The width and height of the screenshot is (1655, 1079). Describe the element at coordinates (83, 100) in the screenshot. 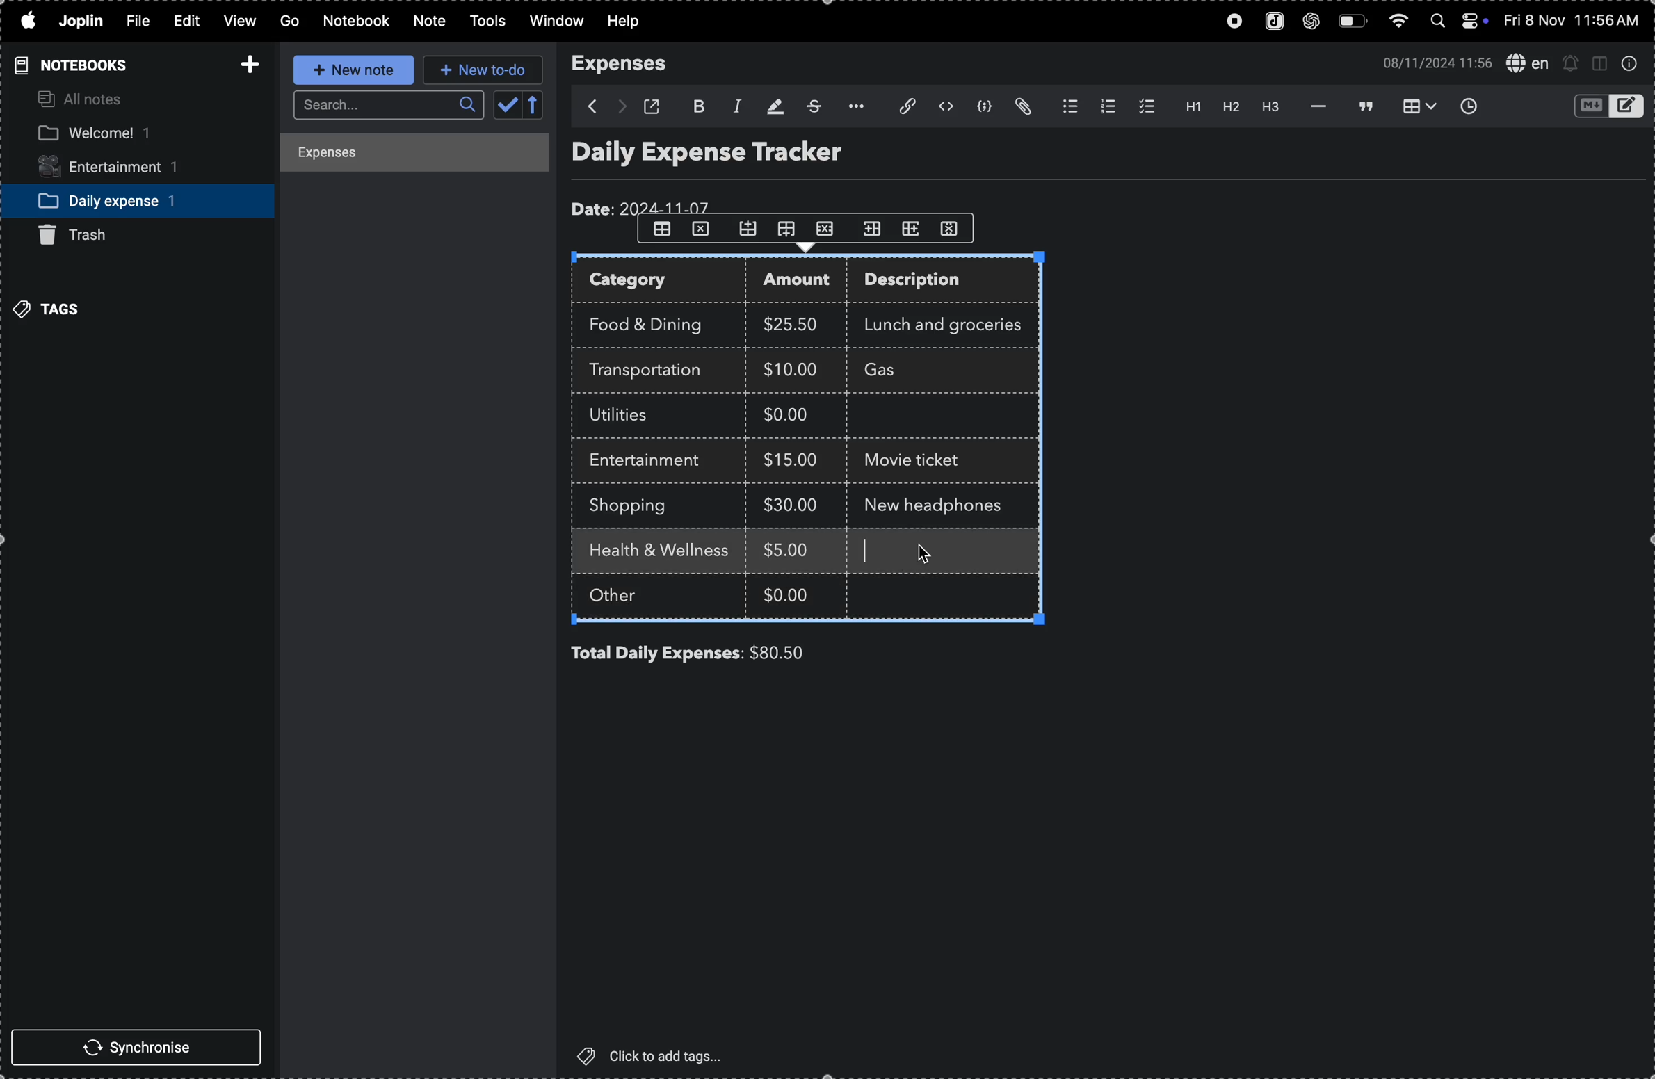

I see `all notes` at that location.